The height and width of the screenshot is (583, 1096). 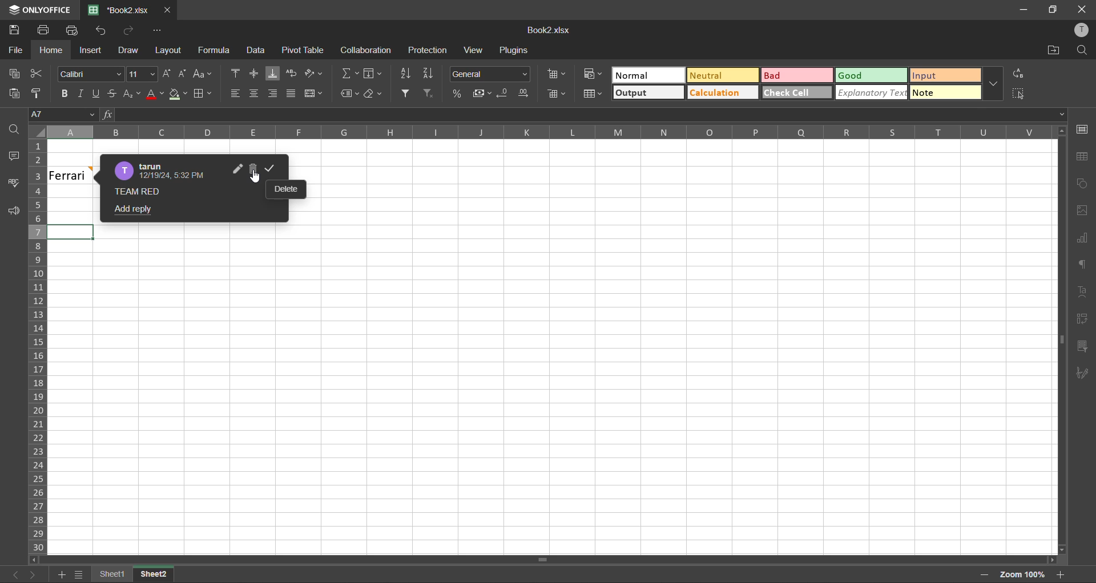 What do you see at coordinates (217, 52) in the screenshot?
I see `formula` at bounding box center [217, 52].